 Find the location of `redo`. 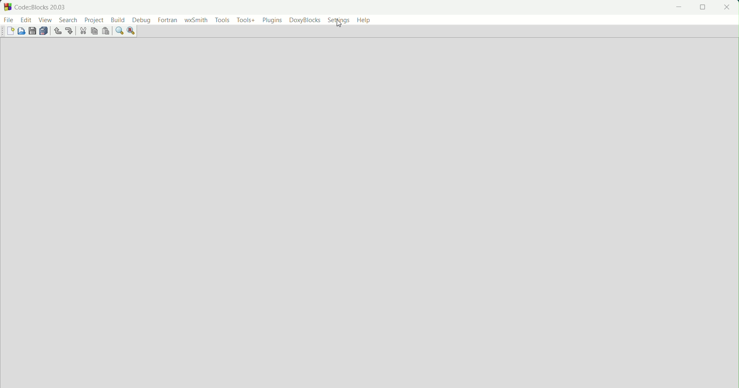

redo is located at coordinates (69, 30).